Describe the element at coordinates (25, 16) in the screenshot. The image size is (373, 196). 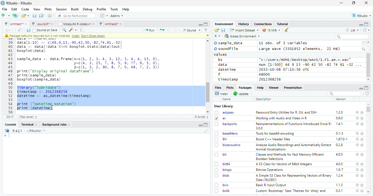
I see `open an existing file` at that location.